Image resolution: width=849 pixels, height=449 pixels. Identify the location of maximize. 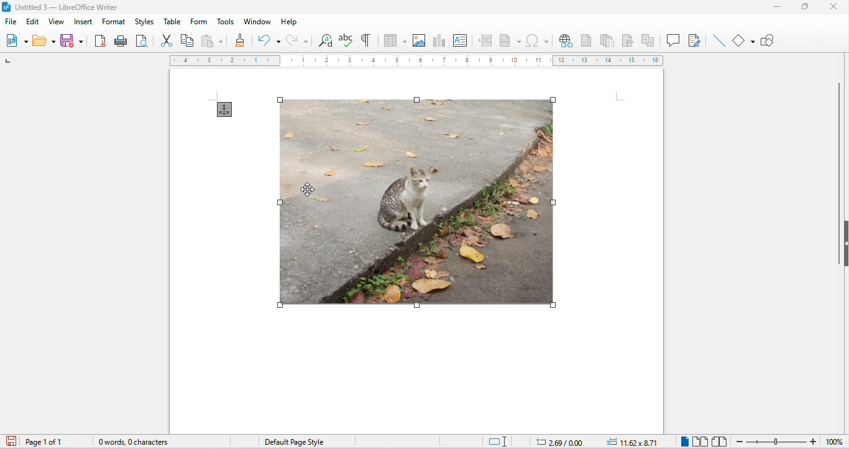
(804, 7).